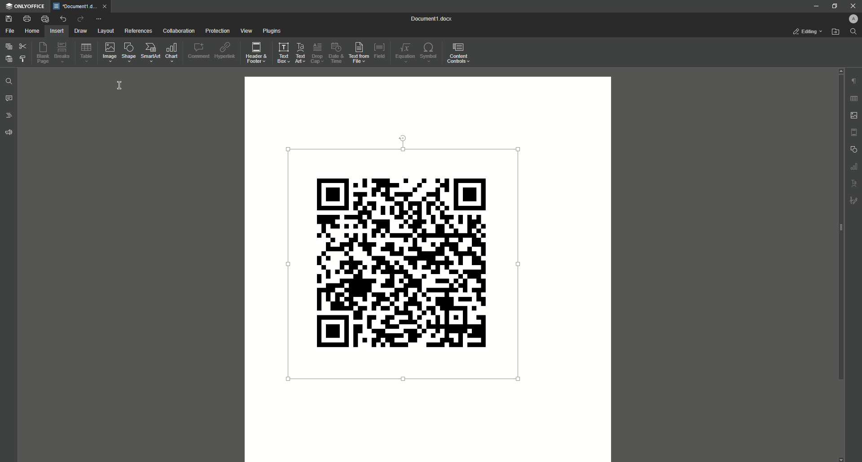 The image size is (862, 462). I want to click on Minimize, so click(816, 7).